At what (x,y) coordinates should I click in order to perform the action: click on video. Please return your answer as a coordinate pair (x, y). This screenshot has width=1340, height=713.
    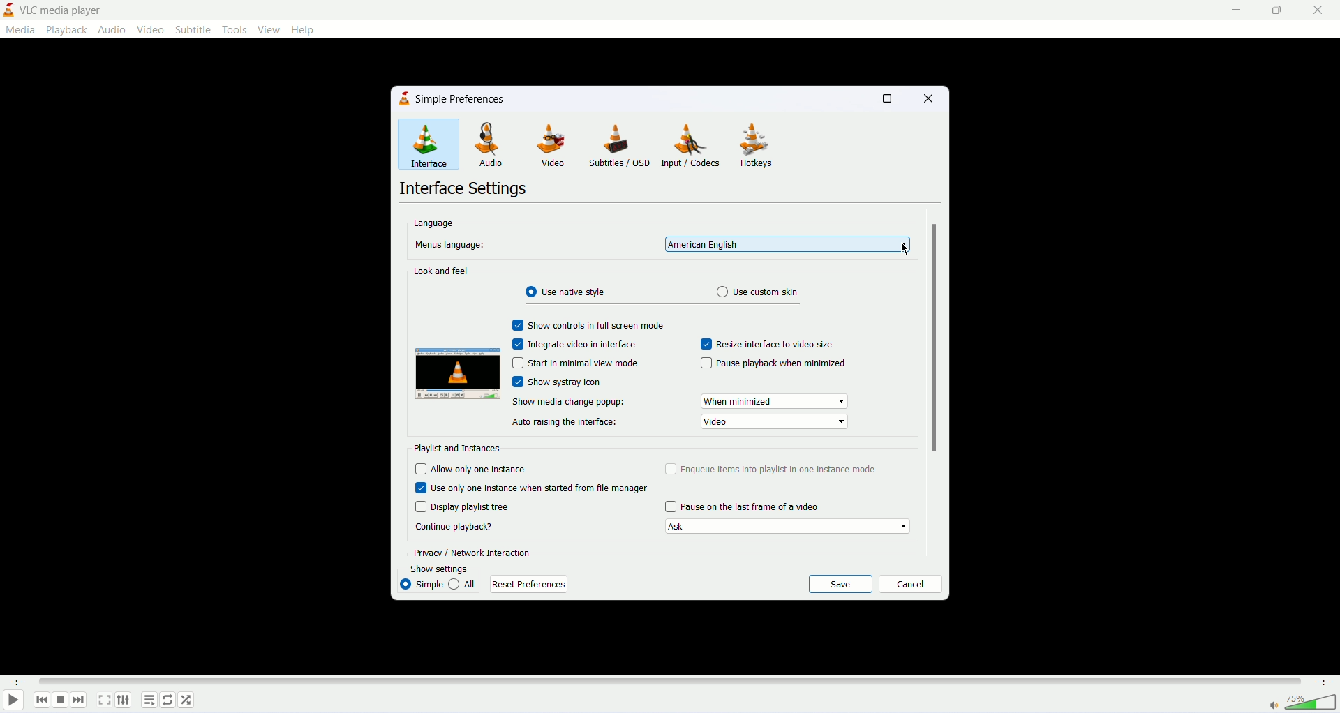
    Looking at the image, I should click on (149, 29).